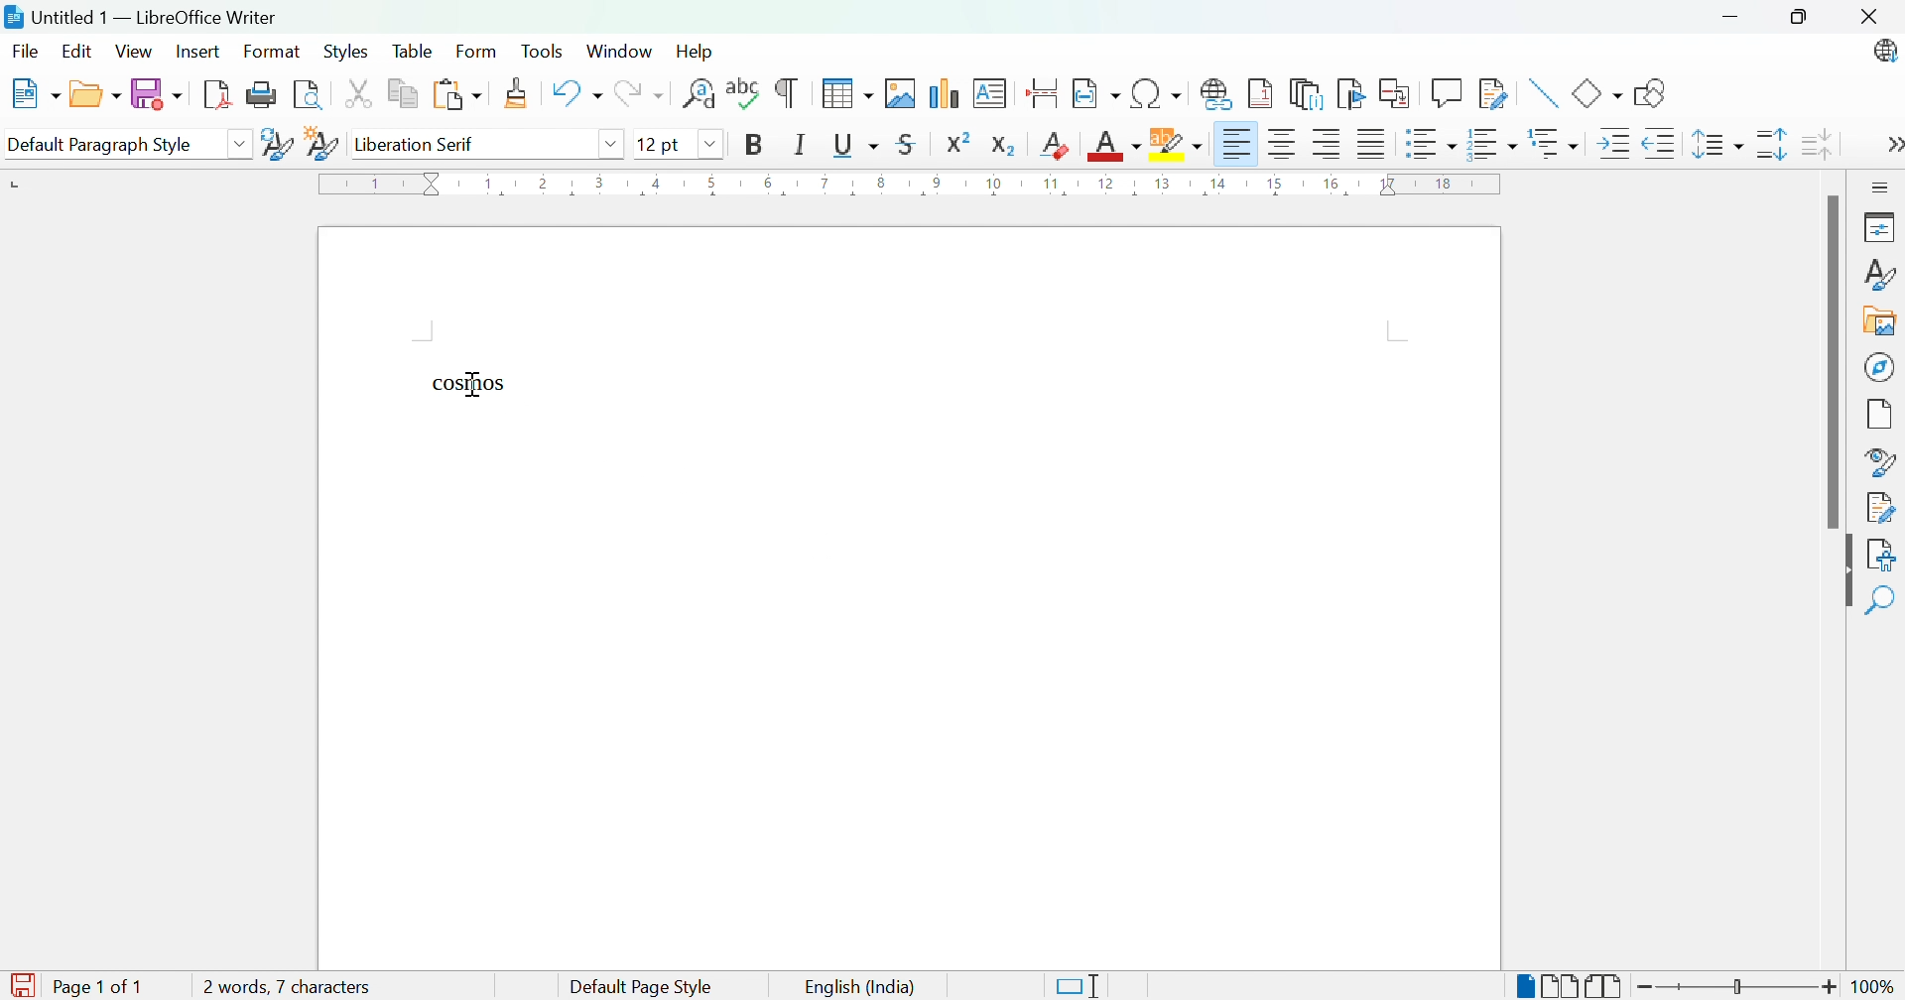 Image resolution: width=1905 pixels, height=1000 pixels. I want to click on Superscript, so click(958, 143).